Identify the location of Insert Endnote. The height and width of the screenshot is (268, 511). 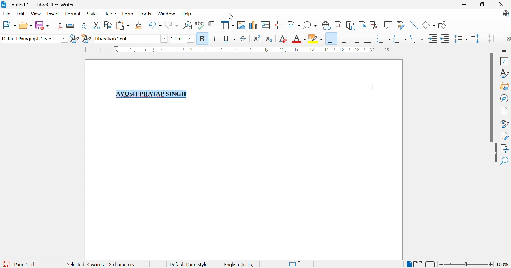
(349, 26).